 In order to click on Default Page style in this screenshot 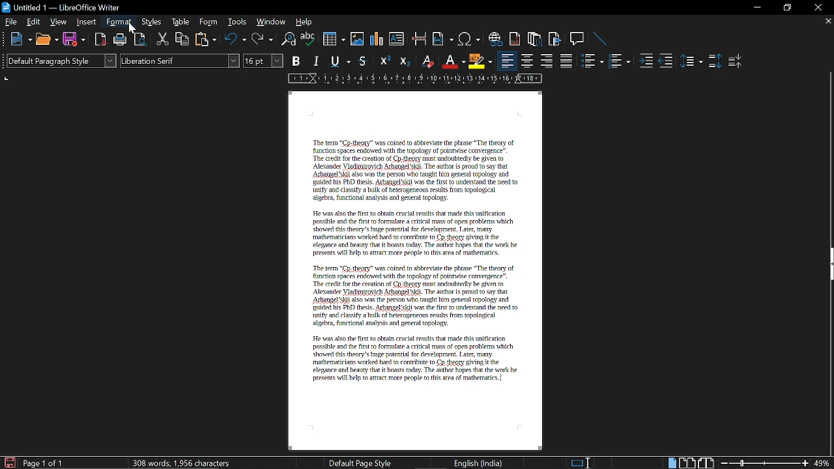, I will do `click(361, 462)`.